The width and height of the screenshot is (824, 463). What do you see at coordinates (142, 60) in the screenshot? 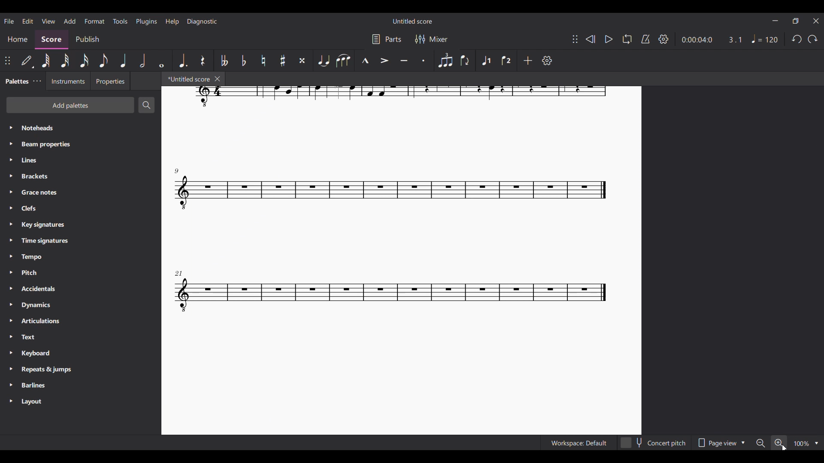
I see `Half note` at bounding box center [142, 60].